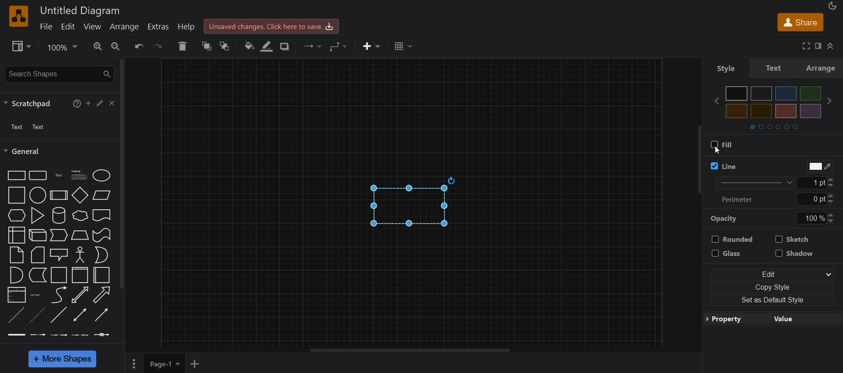  Describe the element at coordinates (830, 214) in the screenshot. I see `increase opacity` at that location.